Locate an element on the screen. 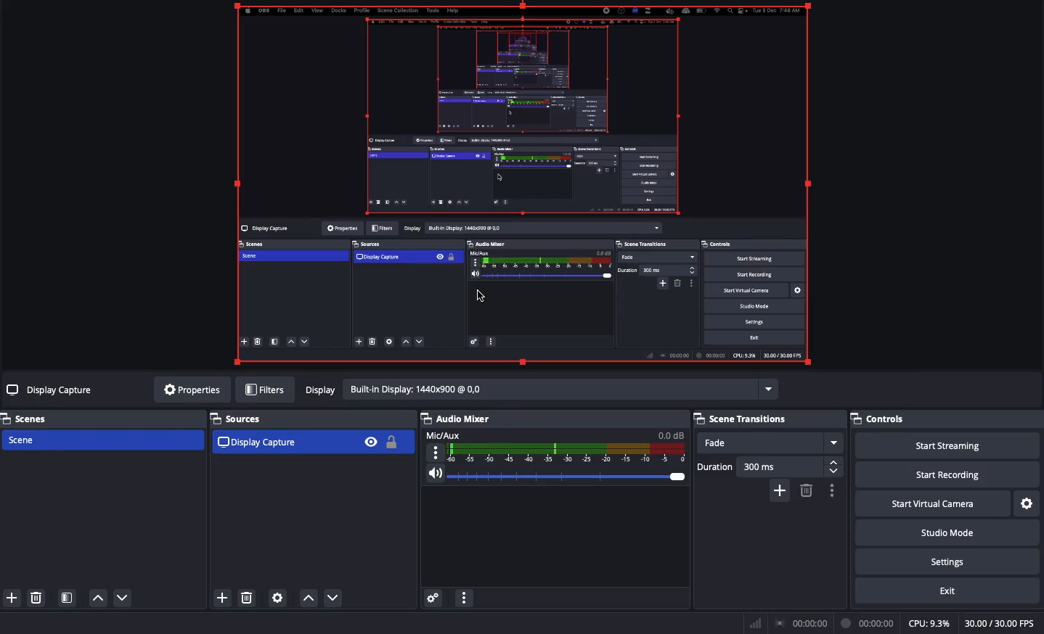  delete is located at coordinates (249, 598).